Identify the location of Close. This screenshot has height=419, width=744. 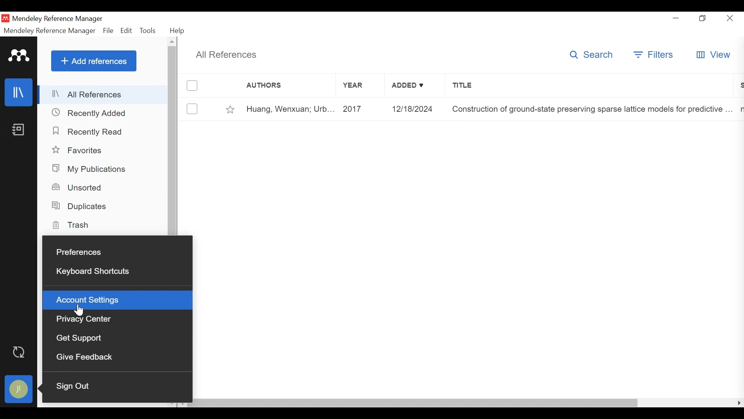
(730, 19).